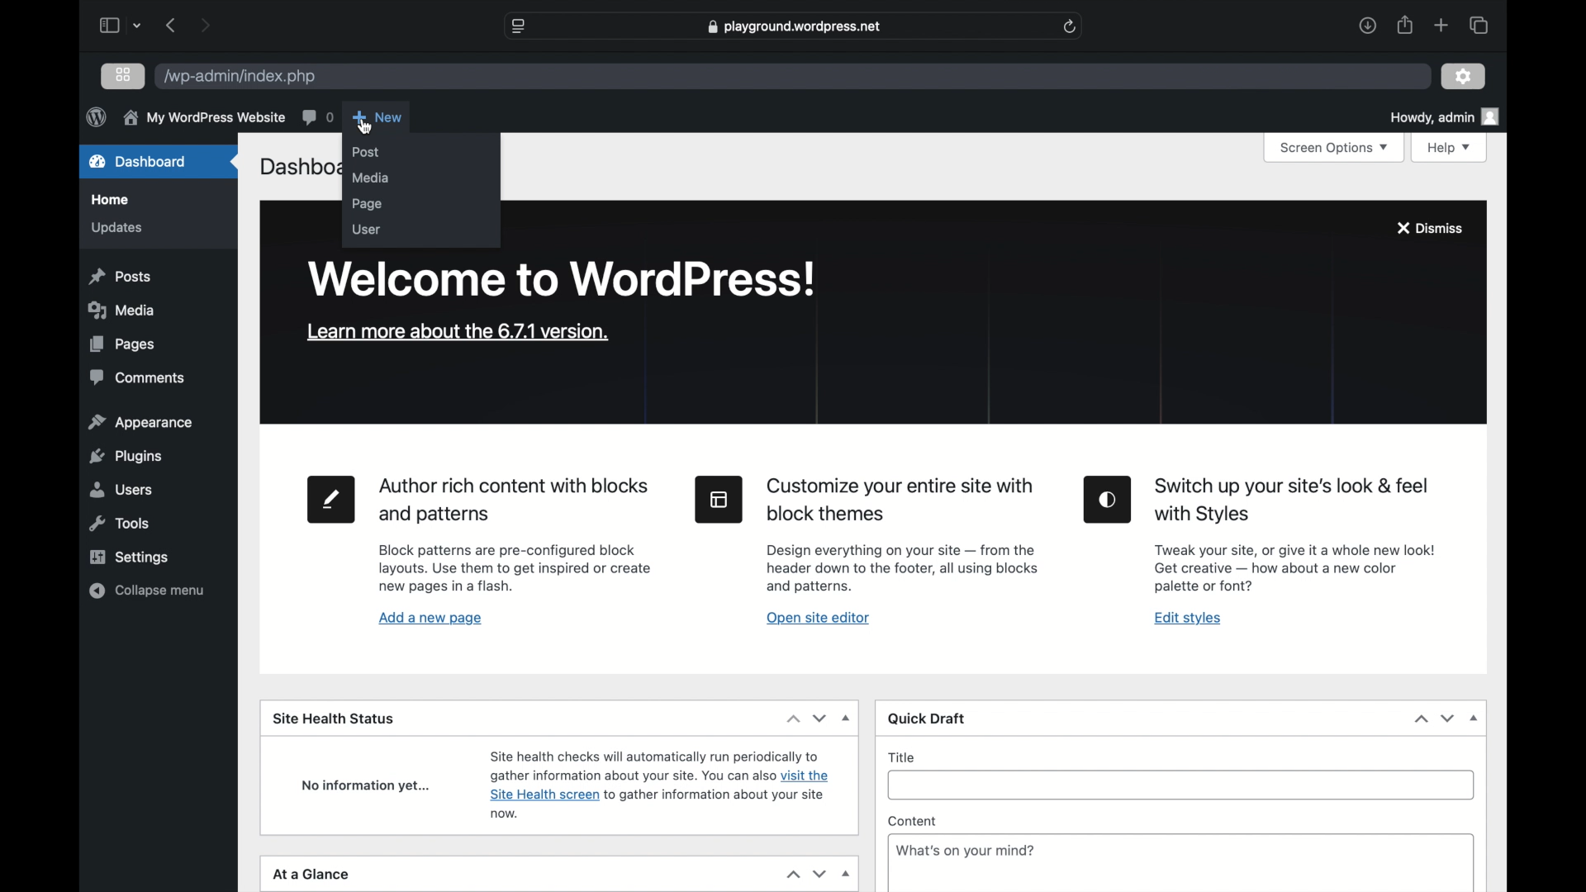 This screenshot has height=892, width=1586. What do you see at coordinates (130, 557) in the screenshot?
I see `settings` at bounding box center [130, 557].